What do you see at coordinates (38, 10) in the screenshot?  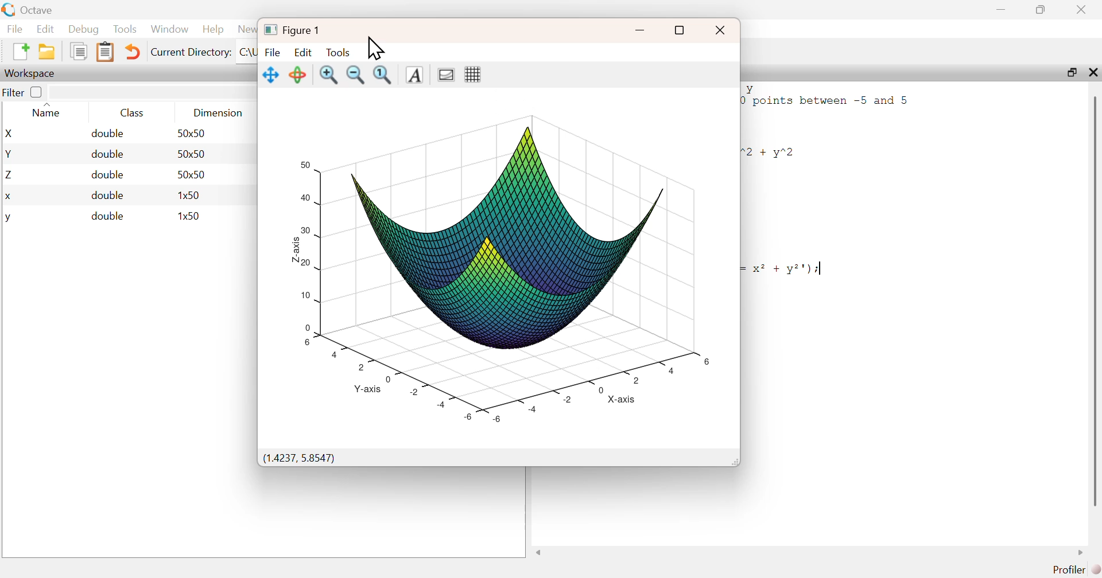 I see `Octave` at bounding box center [38, 10].